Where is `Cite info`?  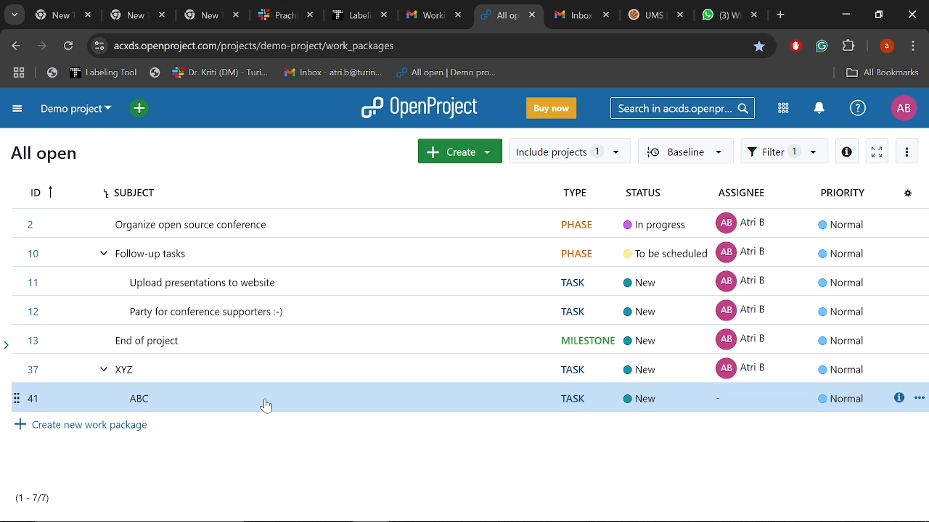 Cite info is located at coordinates (99, 46).